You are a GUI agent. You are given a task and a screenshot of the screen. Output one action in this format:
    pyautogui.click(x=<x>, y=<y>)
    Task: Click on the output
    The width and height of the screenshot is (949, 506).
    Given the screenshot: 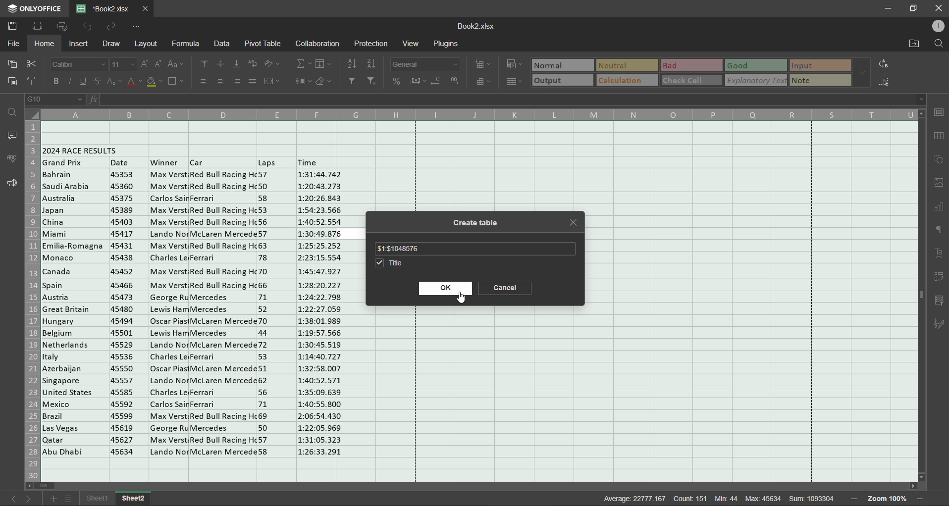 What is the action you would take?
    pyautogui.click(x=561, y=82)
    